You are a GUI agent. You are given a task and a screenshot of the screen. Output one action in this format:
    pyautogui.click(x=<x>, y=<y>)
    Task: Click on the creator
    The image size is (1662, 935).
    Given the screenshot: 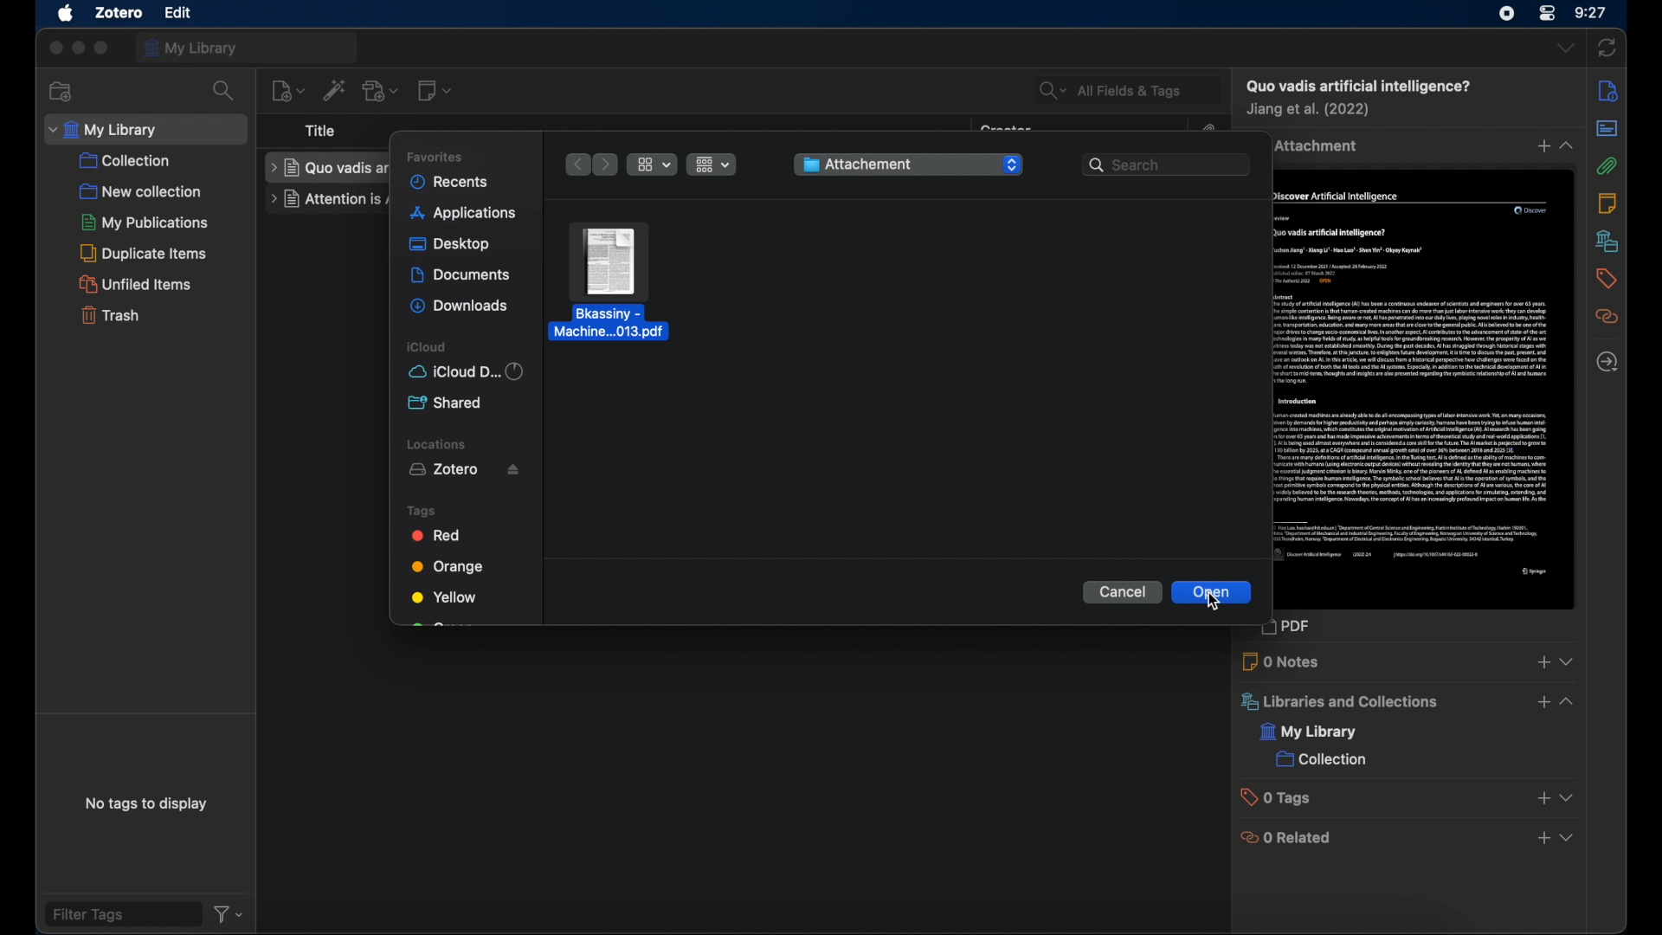 What is the action you would take?
    pyautogui.click(x=1311, y=111)
    